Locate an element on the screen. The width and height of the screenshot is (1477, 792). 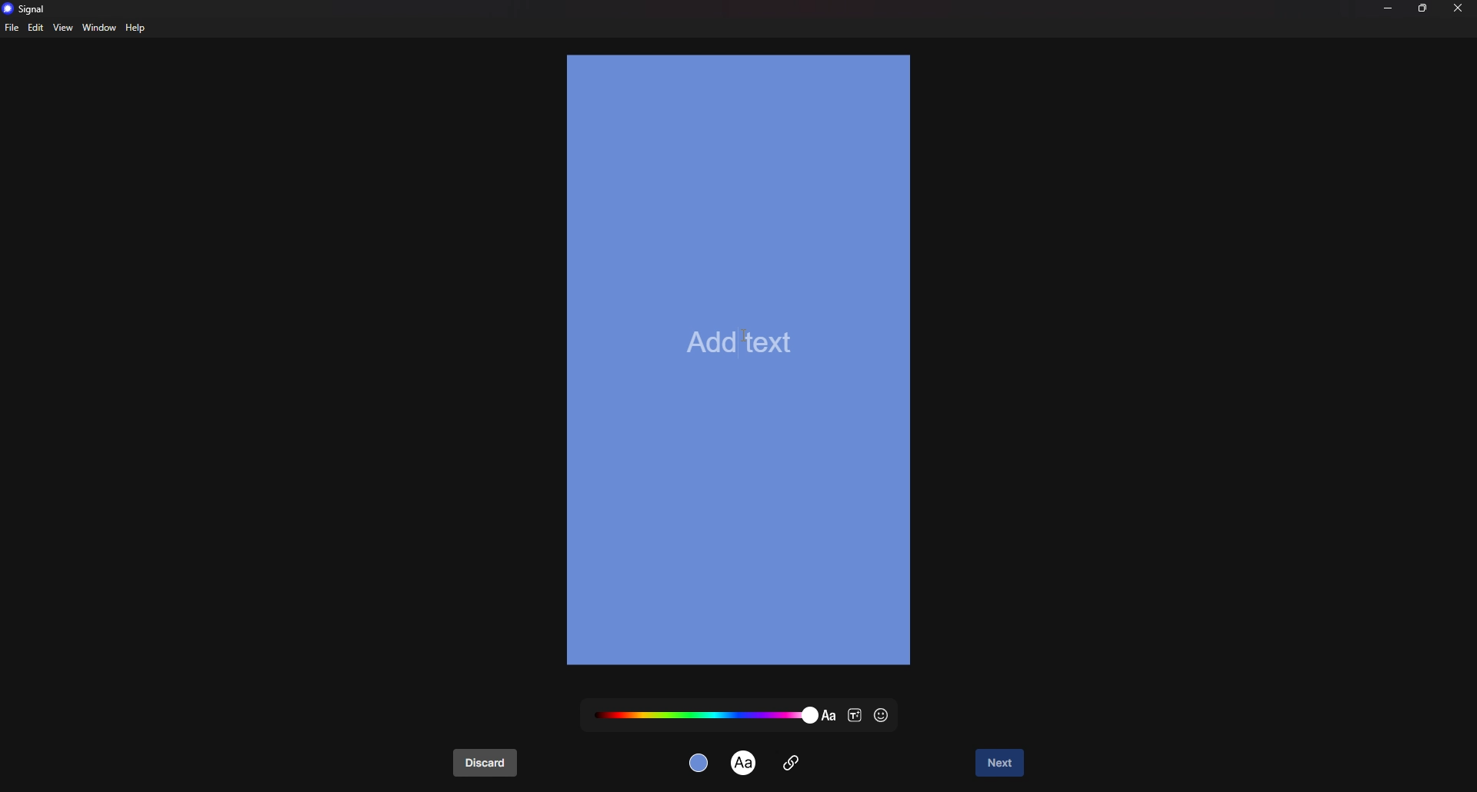
text is located at coordinates (745, 761).